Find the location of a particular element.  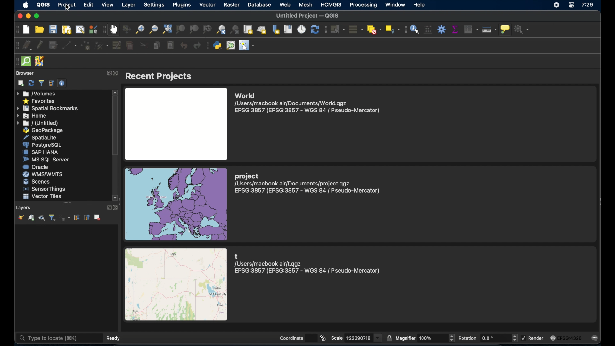

home is located at coordinates (33, 116).